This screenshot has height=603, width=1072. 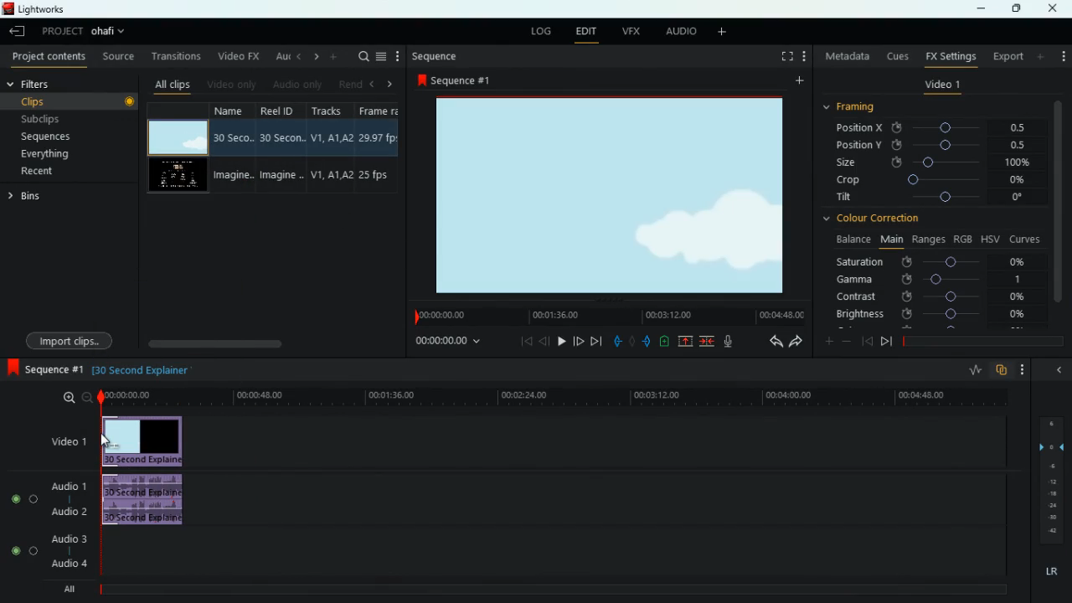 I want to click on 30 Seco.., so click(x=235, y=137).